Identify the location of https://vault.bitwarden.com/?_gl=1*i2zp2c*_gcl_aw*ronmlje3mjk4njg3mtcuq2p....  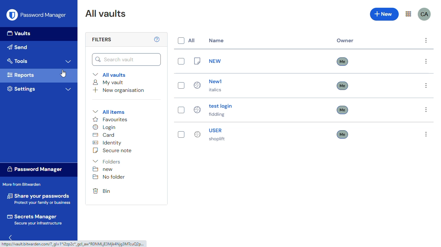
(74, 244).